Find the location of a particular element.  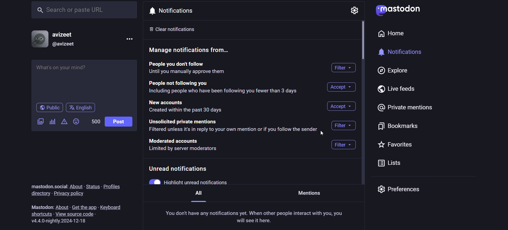

accept is located at coordinates (341, 106).